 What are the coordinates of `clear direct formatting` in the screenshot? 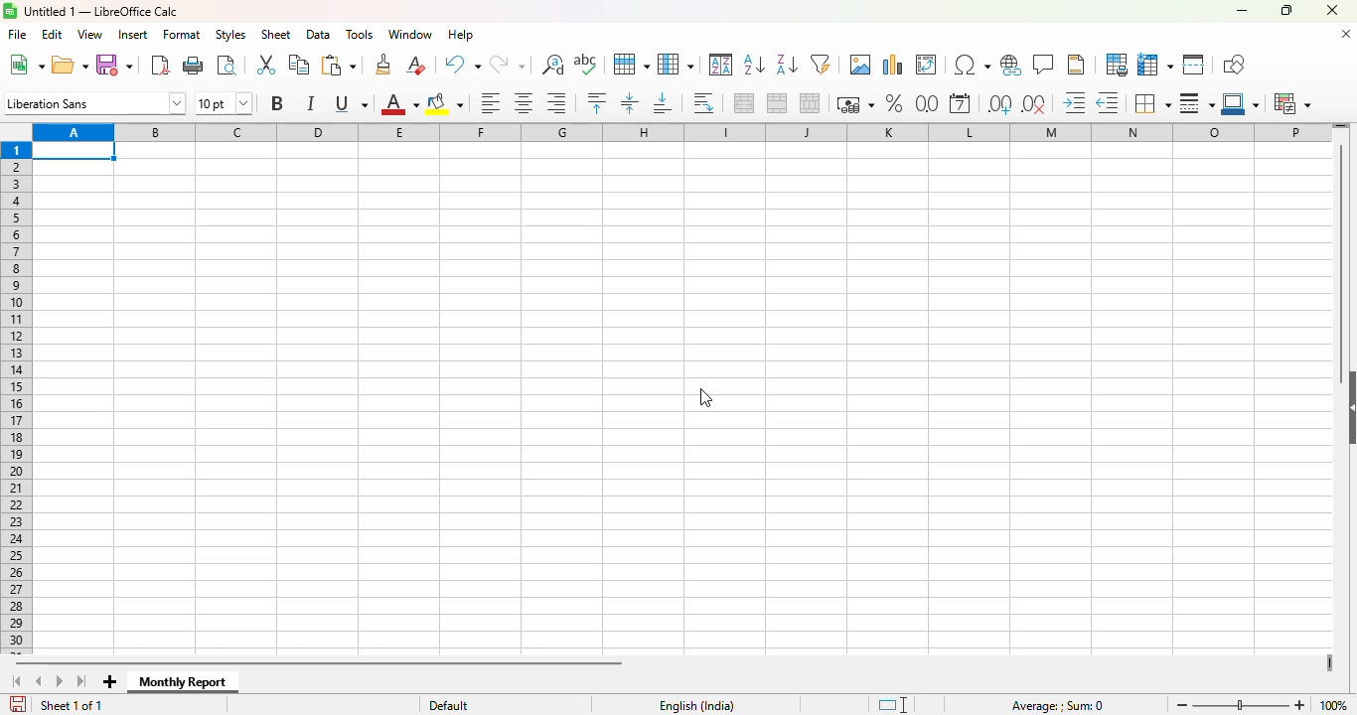 It's located at (415, 64).